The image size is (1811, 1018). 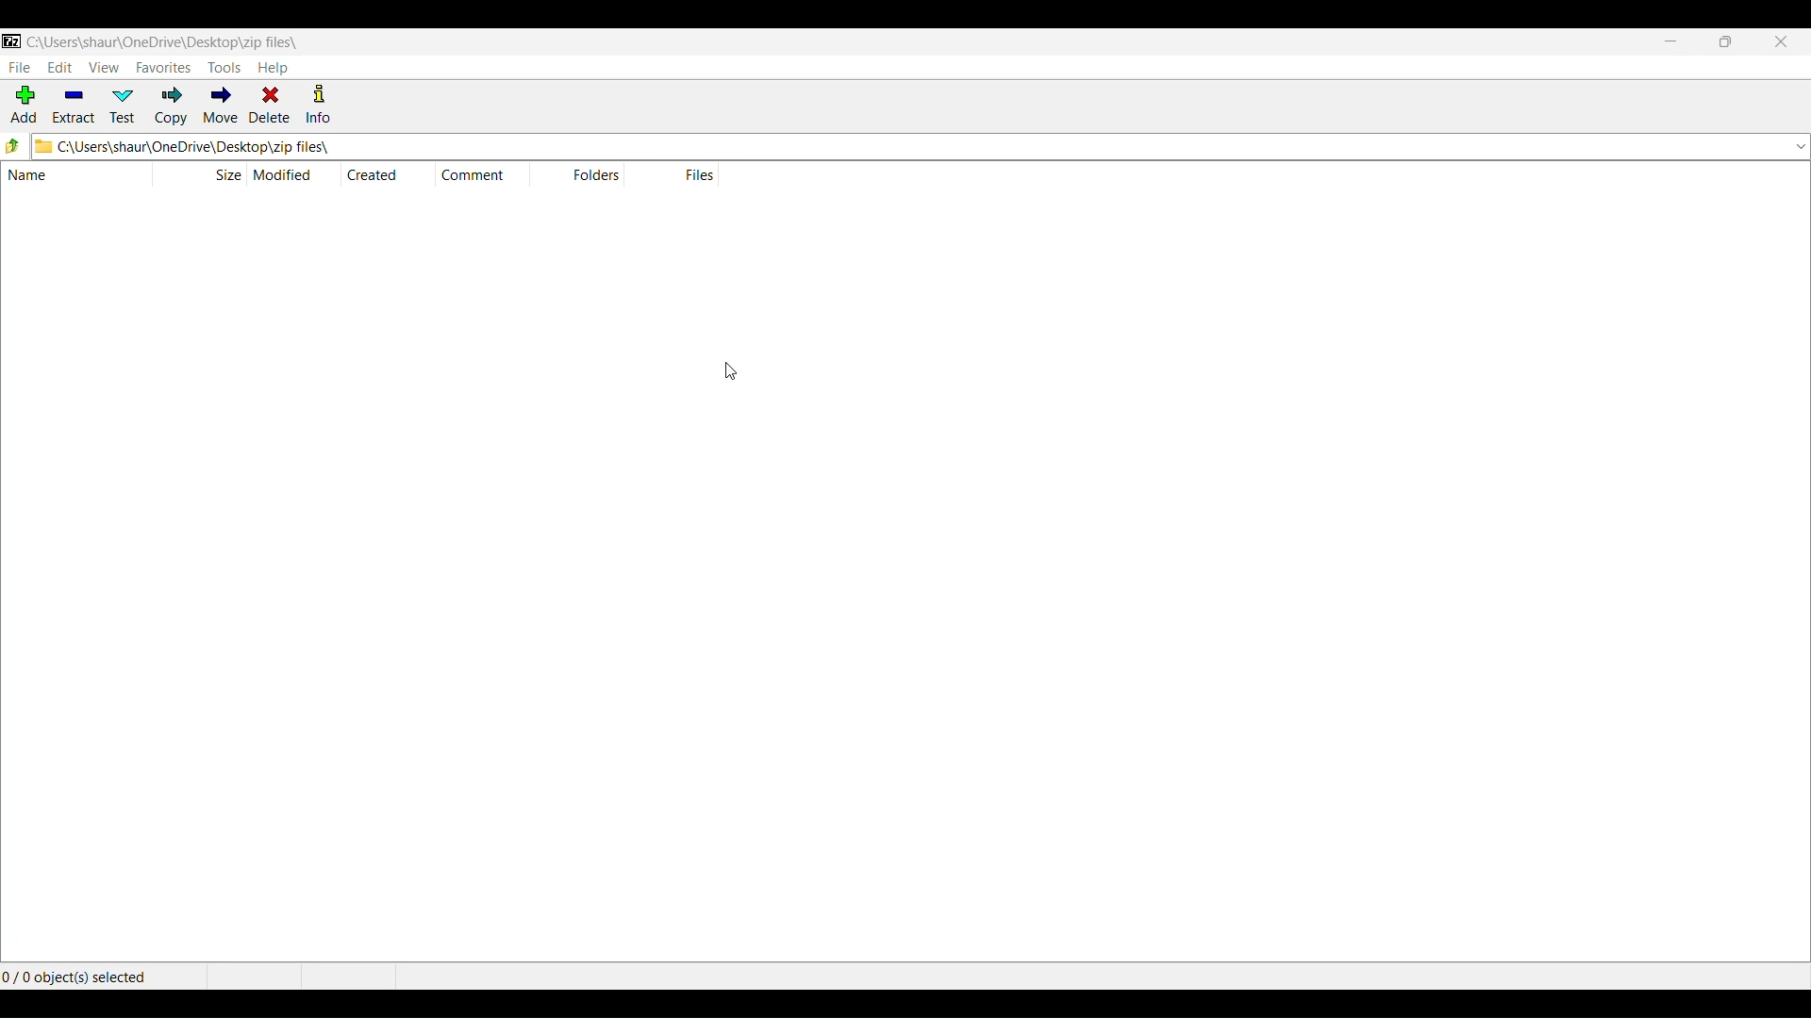 I want to click on MOVE TO PARENT FOLDER, so click(x=14, y=147).